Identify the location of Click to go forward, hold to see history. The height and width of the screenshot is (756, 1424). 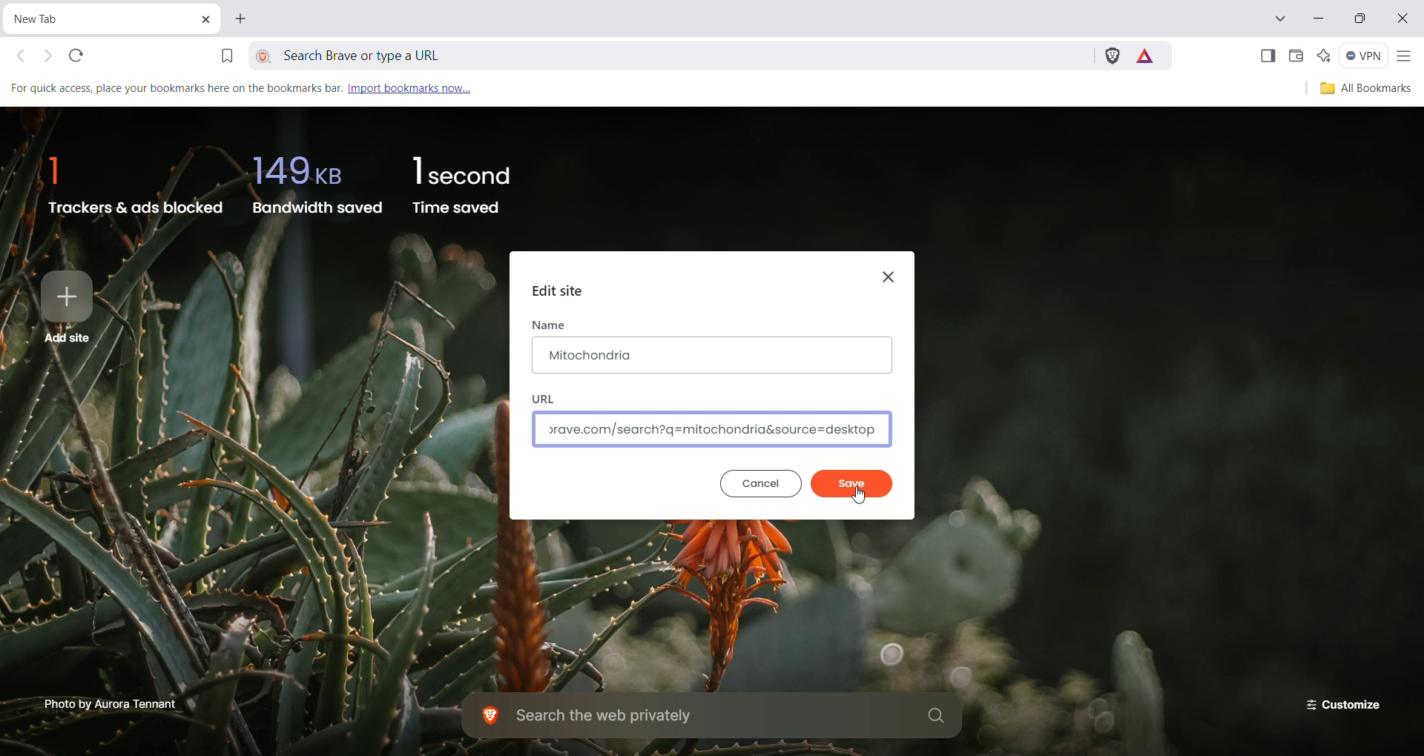
(50, 59).